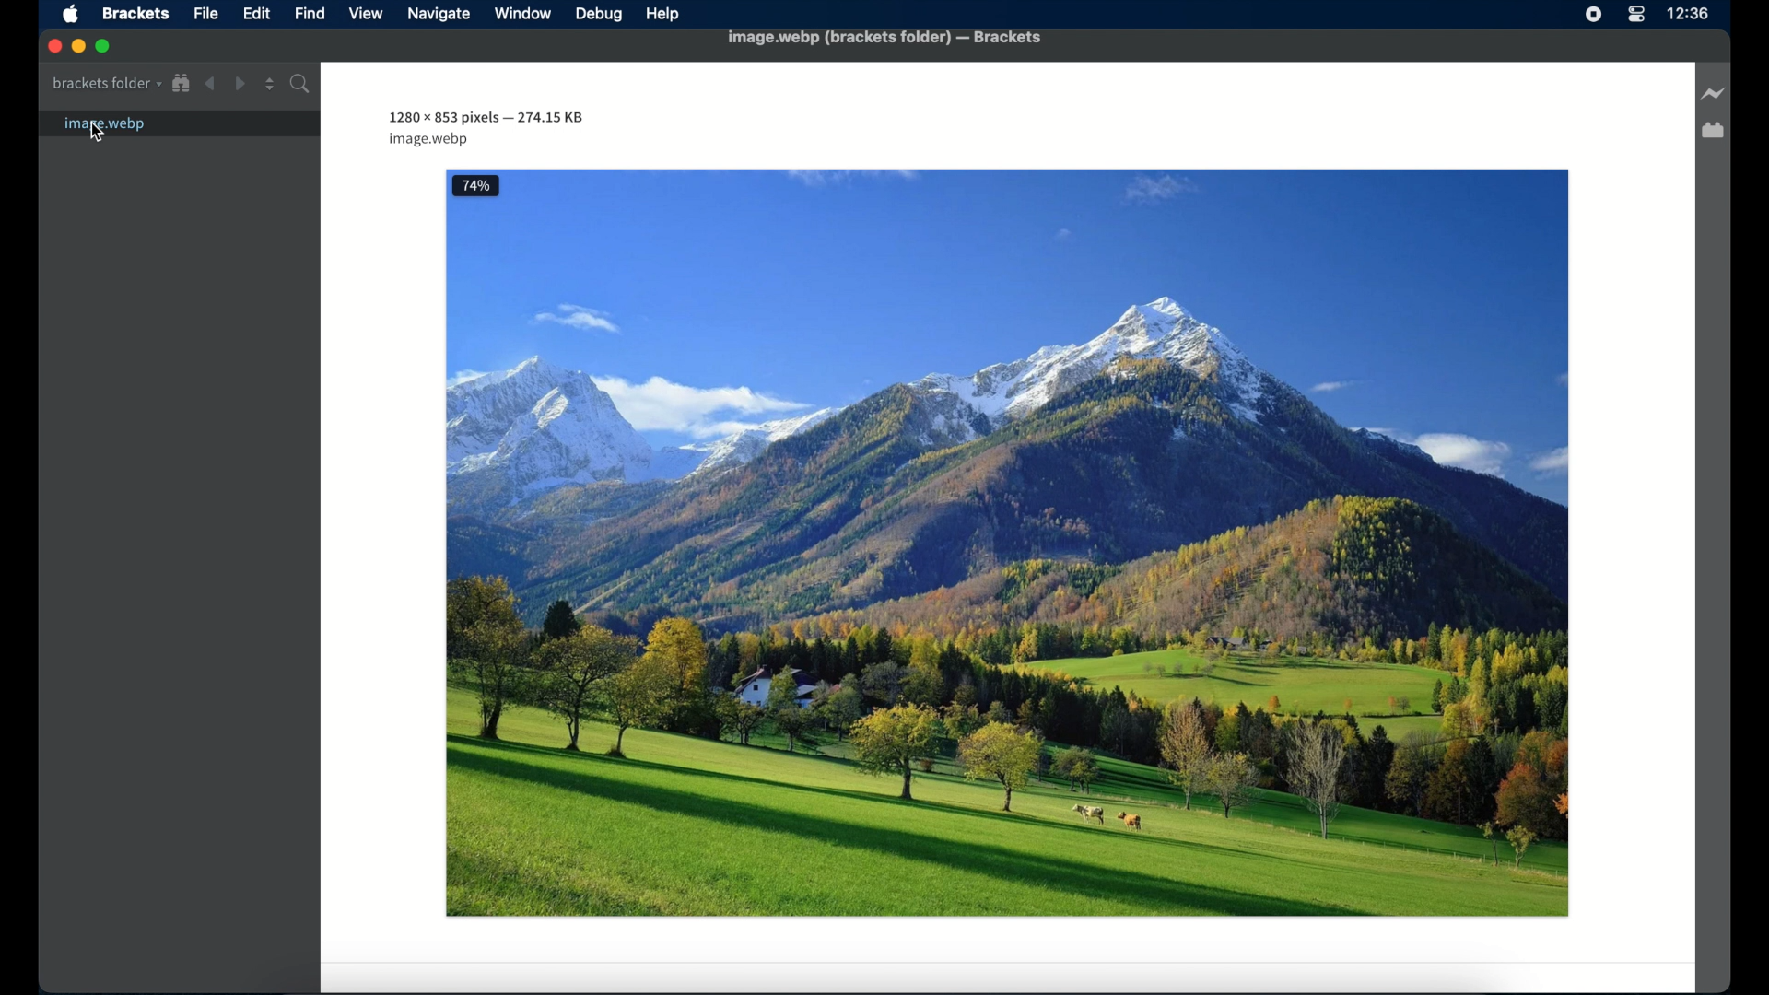 Image resolution: width=1769 pixels, height=995 pixels. Describe the element at coordinates (1594, 16) in the screenshot. I see `screen recorder icon` at that location.